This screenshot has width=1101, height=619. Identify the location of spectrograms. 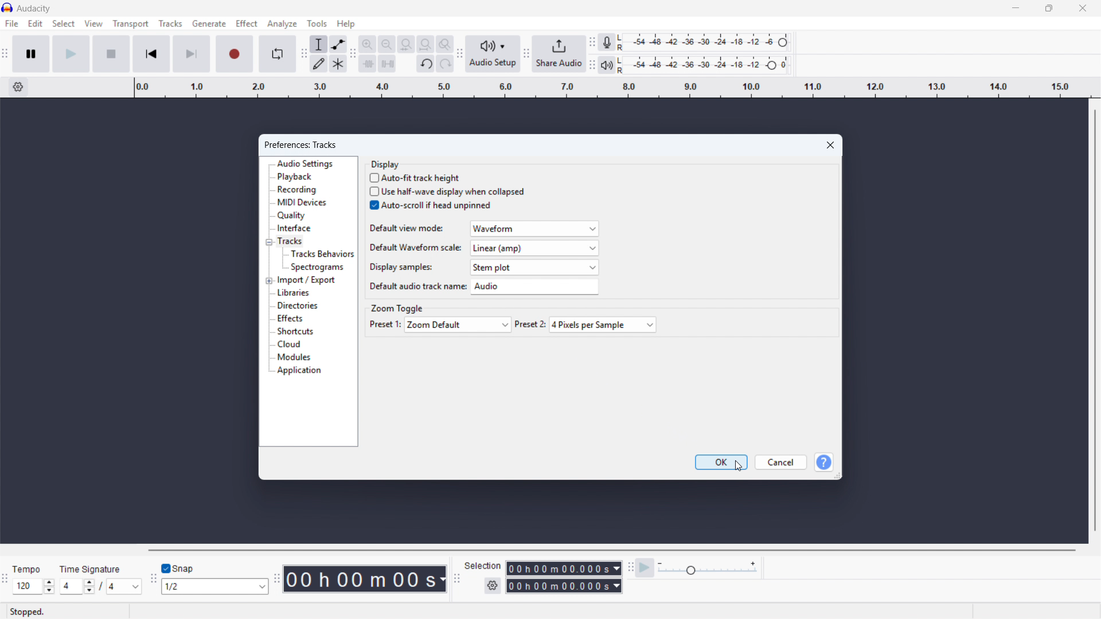
(318, 267).